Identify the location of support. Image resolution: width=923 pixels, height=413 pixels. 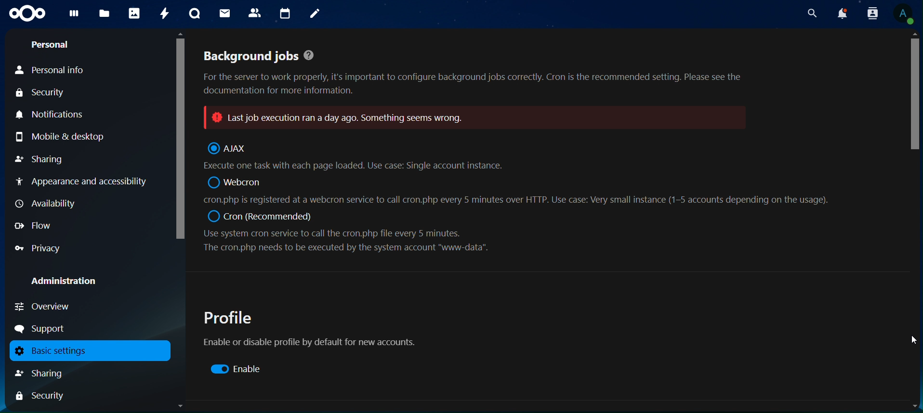
(44, 329).